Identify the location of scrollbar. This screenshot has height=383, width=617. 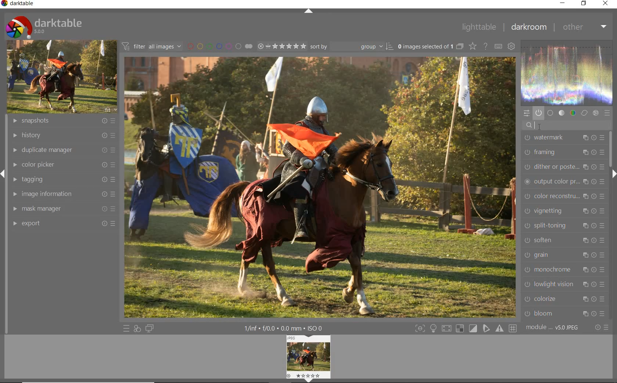
(610, 149).